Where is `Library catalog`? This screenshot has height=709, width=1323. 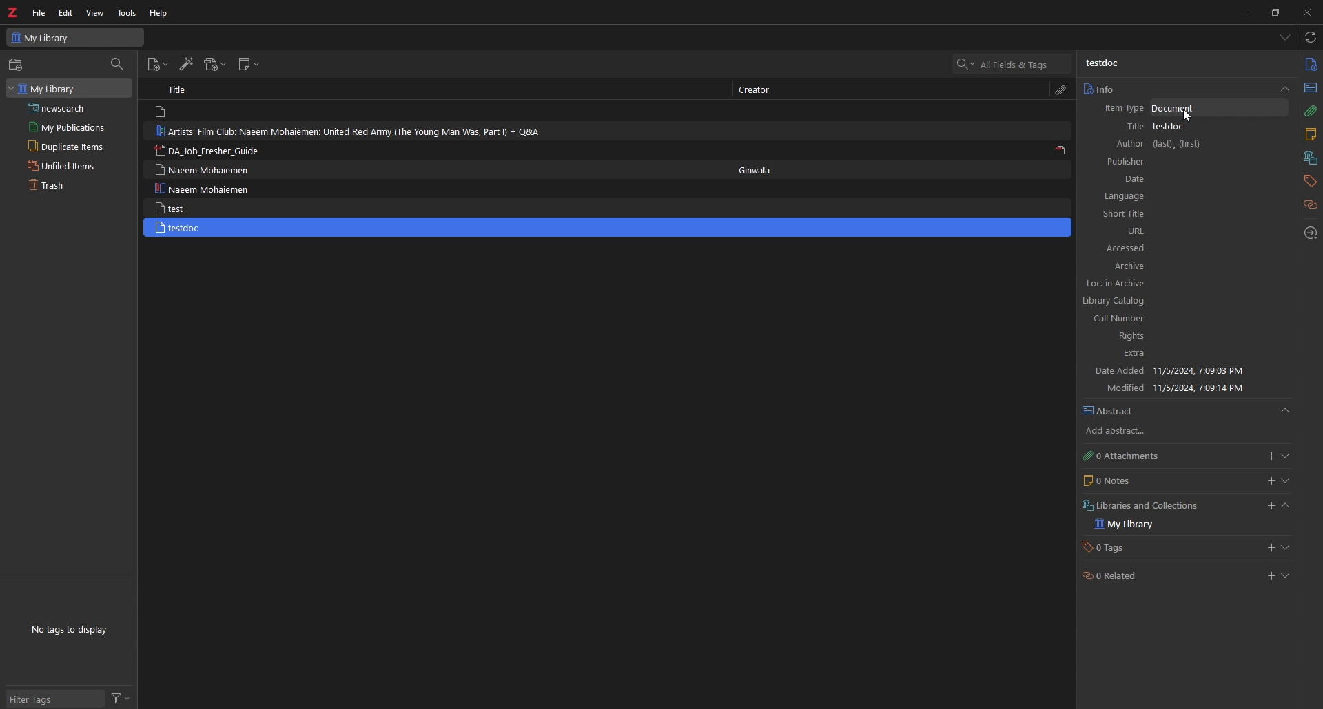 Library catalog is located at coordinates (1180, 301).